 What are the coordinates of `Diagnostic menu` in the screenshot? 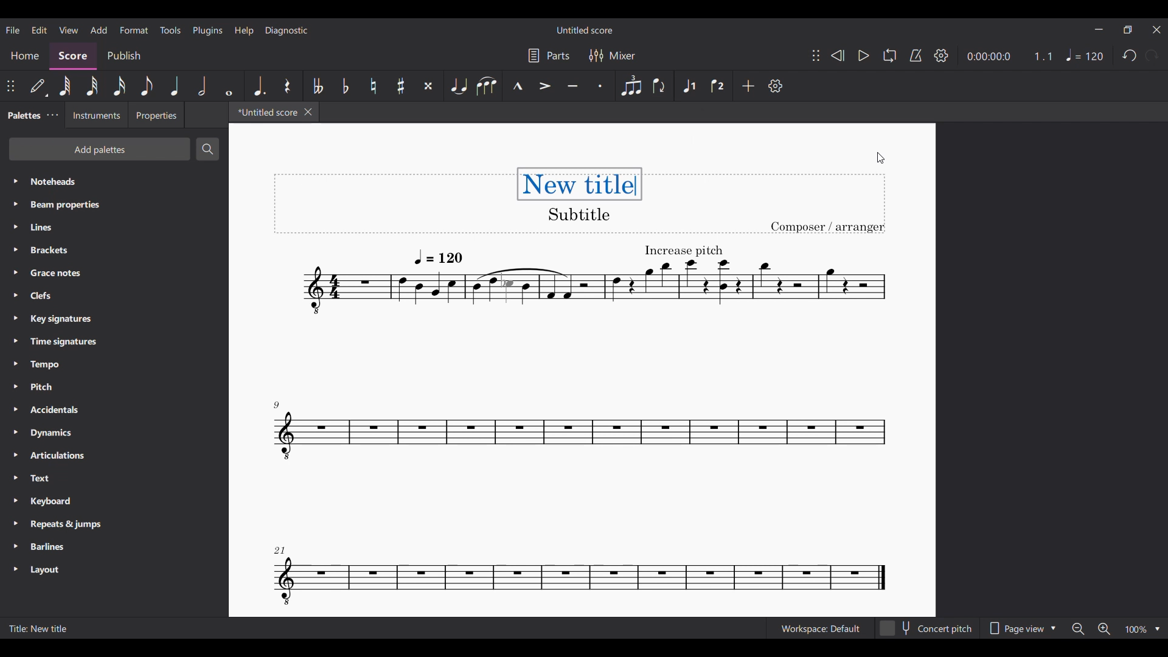 It's located at (287, 30).